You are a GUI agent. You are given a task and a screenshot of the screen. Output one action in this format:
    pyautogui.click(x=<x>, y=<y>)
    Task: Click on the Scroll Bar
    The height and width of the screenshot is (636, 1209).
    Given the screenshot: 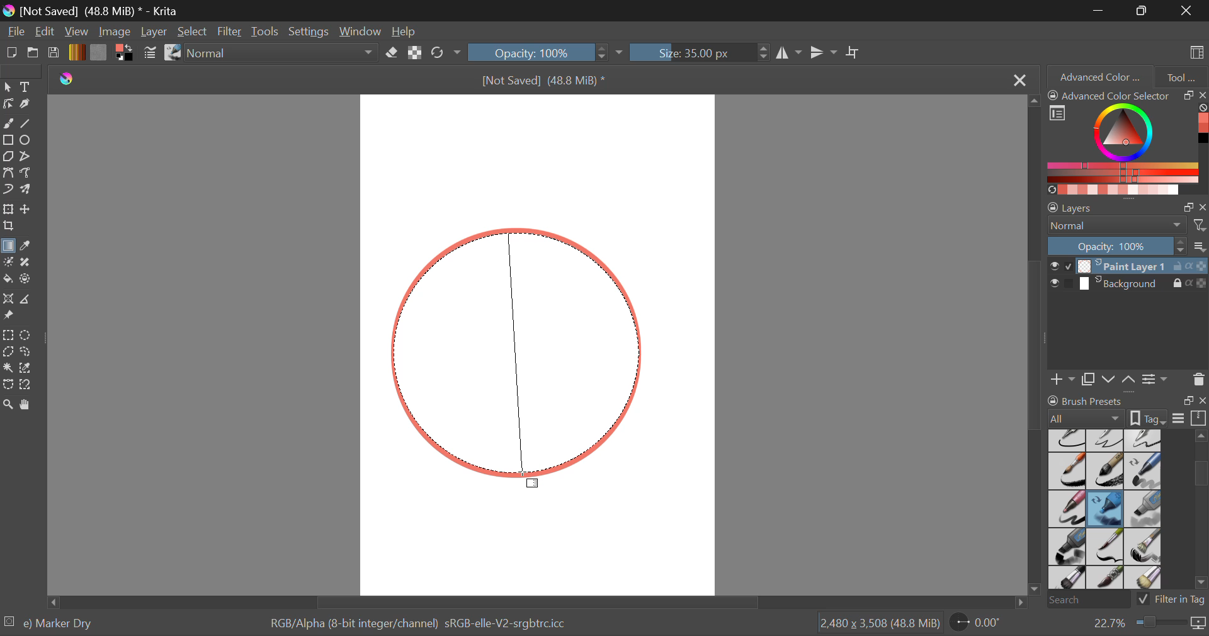 What is the action you would take?
    pyautogui.click(x=534, y=602)
    